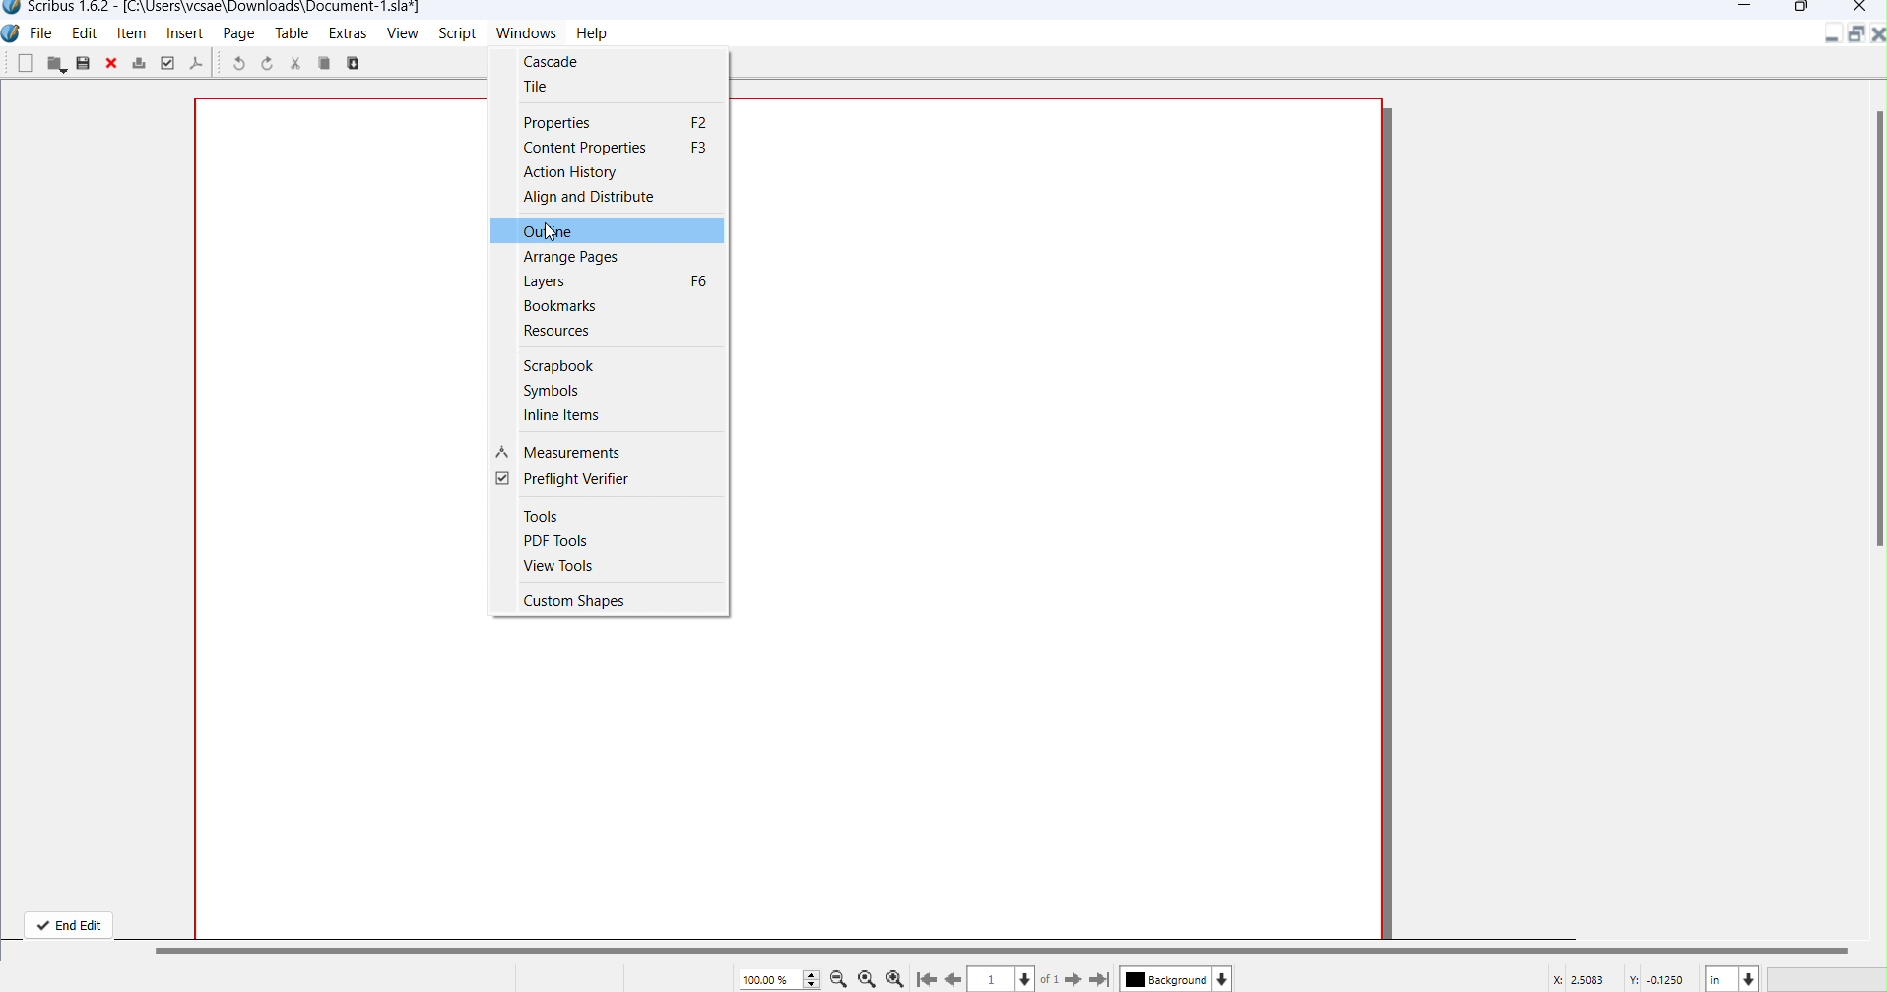 The image size is (1887, 992). What do you see at coordinates (615, 282) in the screenshot?
I see `Layers` at bounding box center [615, 282].